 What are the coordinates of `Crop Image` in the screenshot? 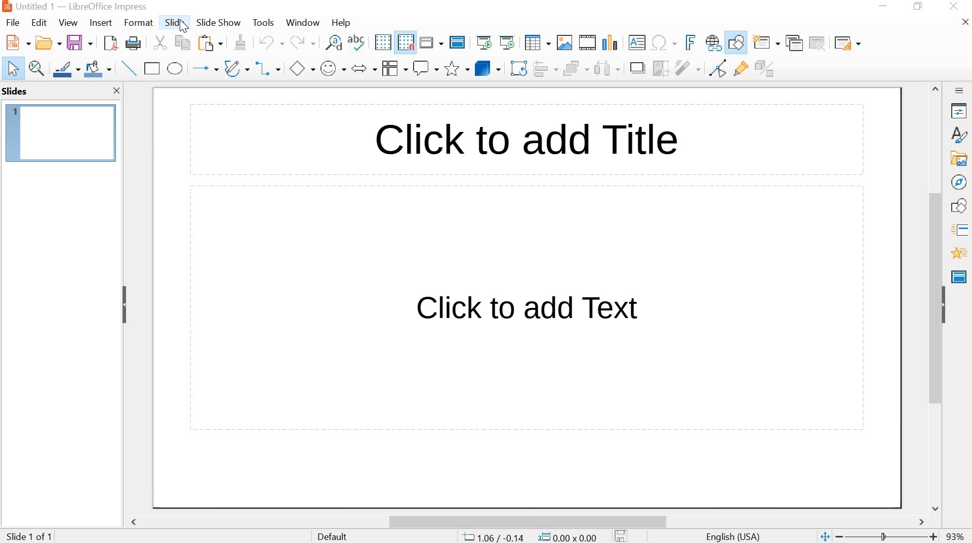 It's located at (660, 67).